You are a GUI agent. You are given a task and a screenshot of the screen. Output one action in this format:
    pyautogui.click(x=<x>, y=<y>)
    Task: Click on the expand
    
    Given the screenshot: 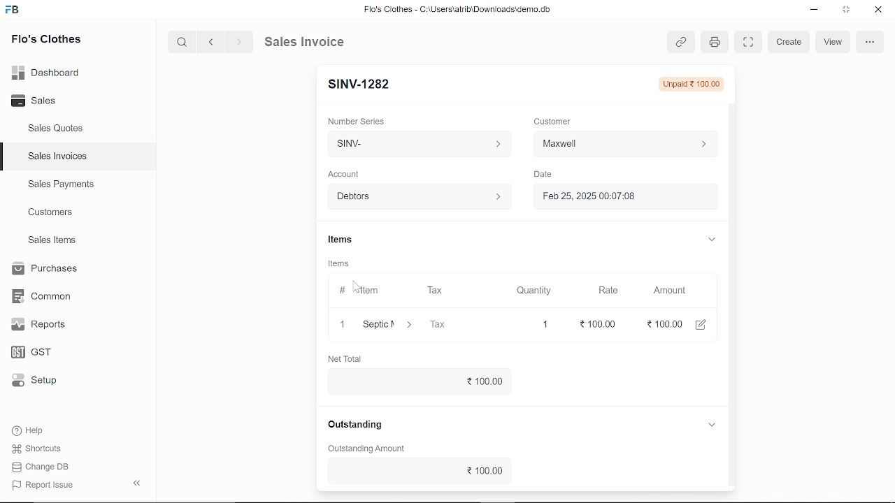 What is the action you would take?
    pyautogui.click(x=746, y=43)
    